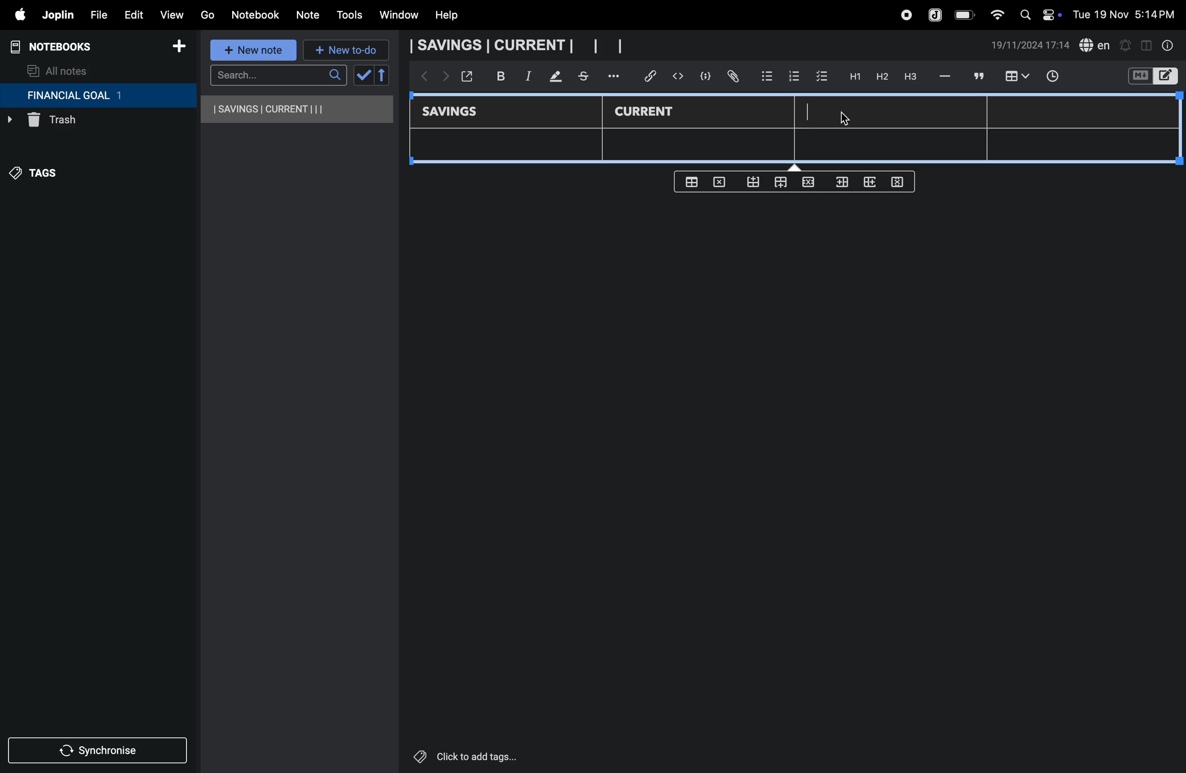 This screenshot has height=773, width=1186. I want to click on file, so click(95, 13).